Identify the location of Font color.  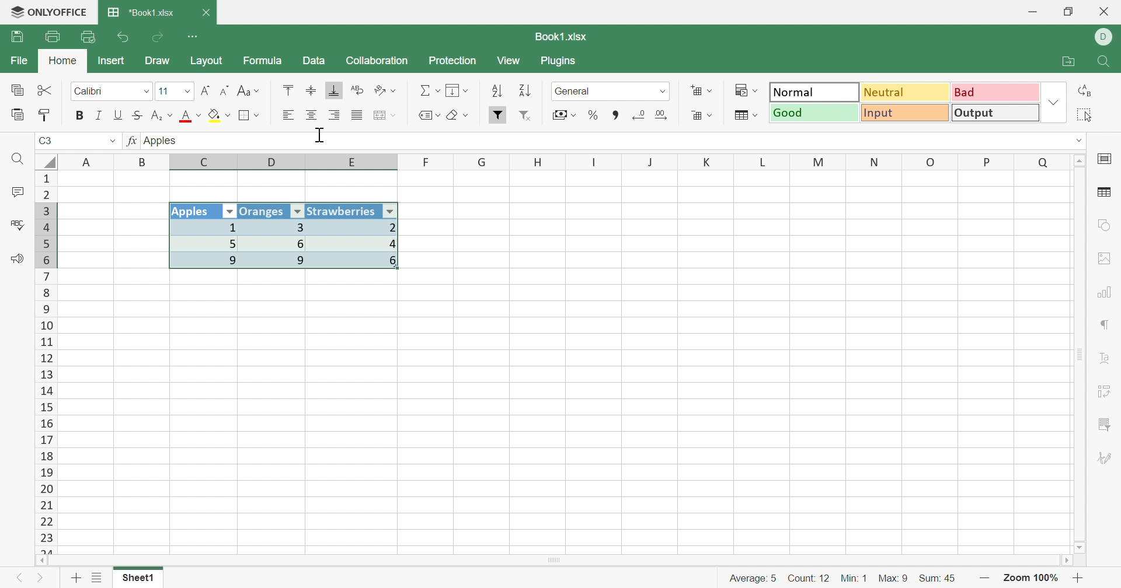
(192, 117).